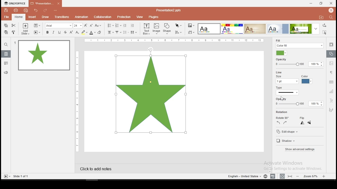 The image size is (337, 189). Describe the element at coordinates (281, 112) in the screenshot. I see `rotation` at that location.